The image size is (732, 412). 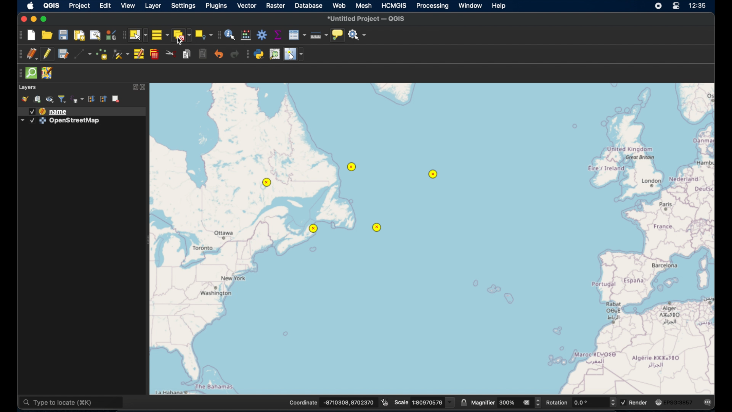 I want to click on window, so click(x=471, y=6).